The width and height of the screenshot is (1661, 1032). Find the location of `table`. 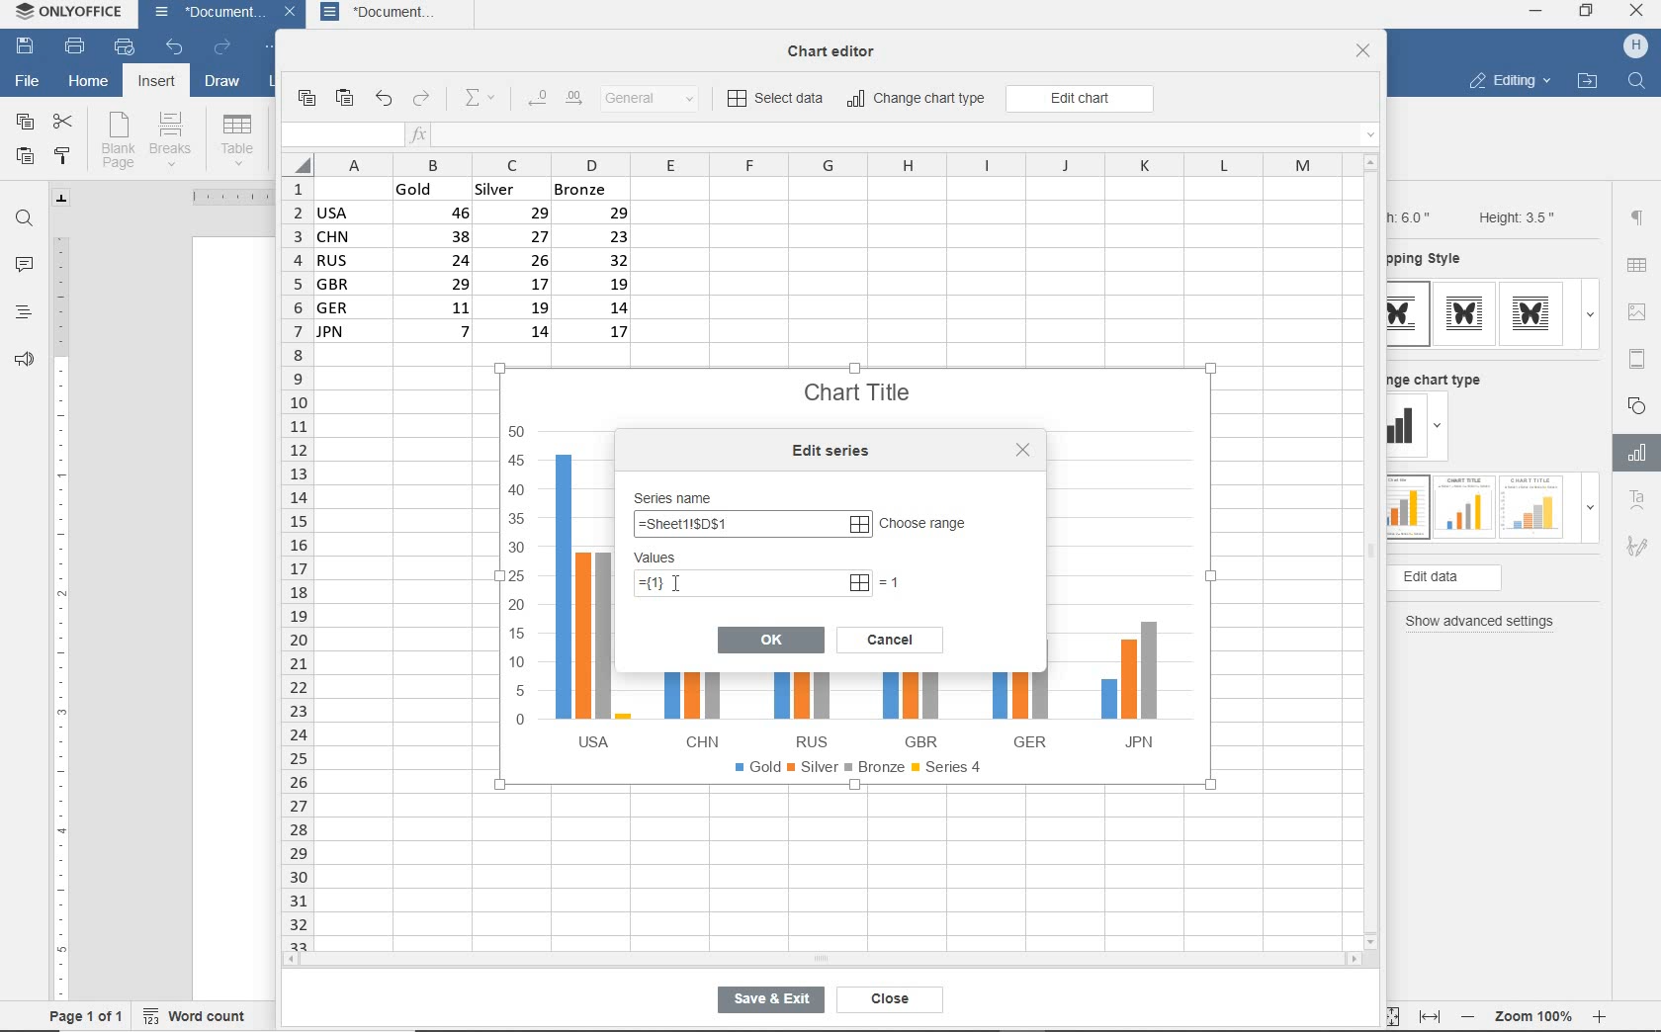

table is located at coordinates (237, 139).